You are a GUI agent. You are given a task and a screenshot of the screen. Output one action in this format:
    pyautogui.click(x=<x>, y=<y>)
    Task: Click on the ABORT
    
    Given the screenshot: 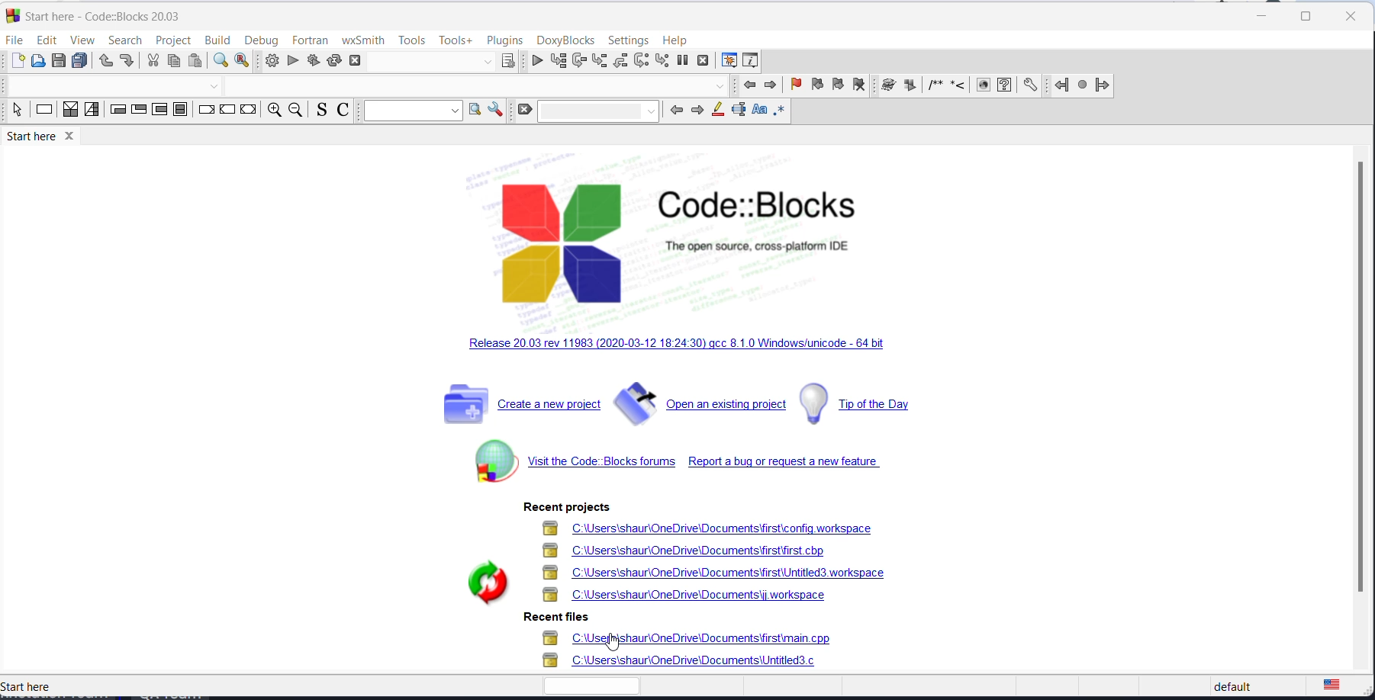 What is the action you would take?
    pyautogui.click(x=361, y=60)
    